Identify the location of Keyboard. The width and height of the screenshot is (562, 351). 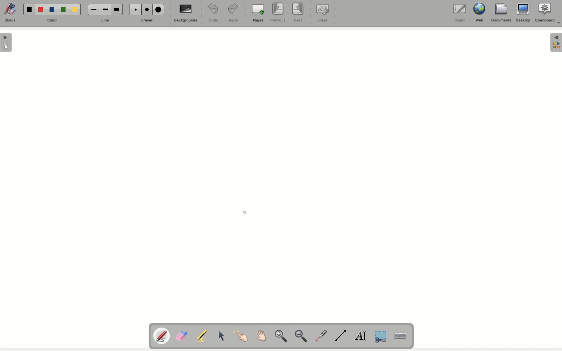
(401, 336).